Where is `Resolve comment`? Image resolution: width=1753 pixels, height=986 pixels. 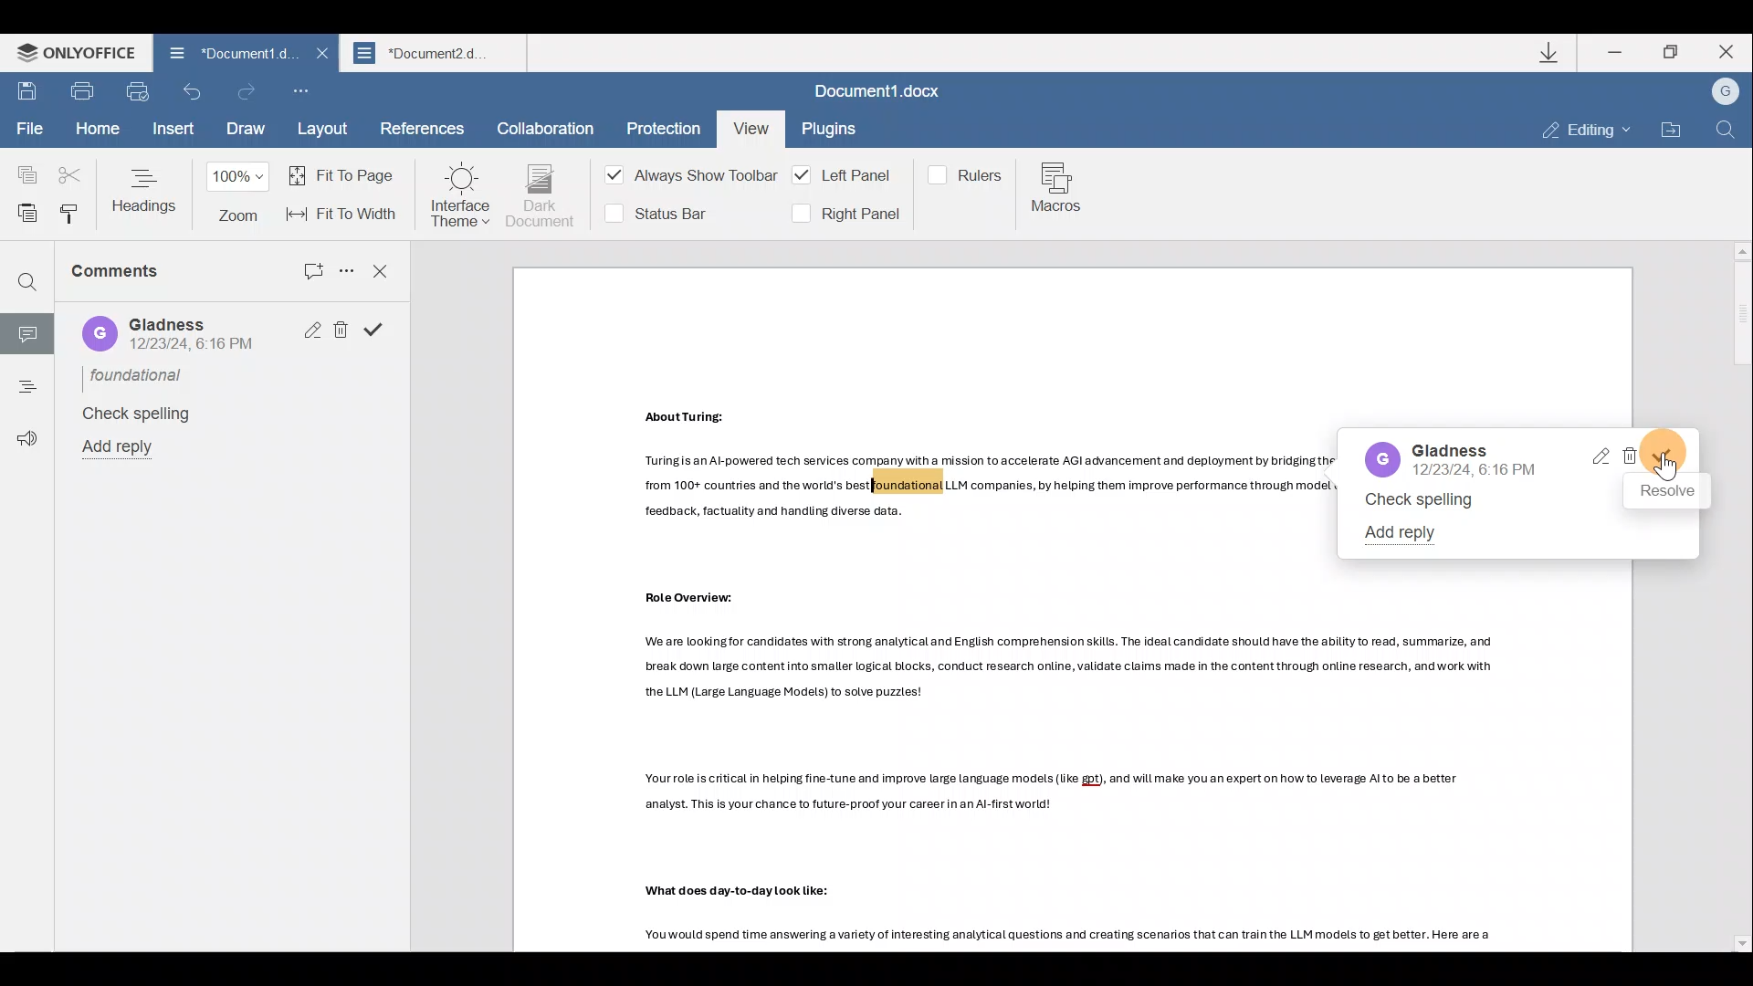
Resolve comment is located at coordinates (377, 331).